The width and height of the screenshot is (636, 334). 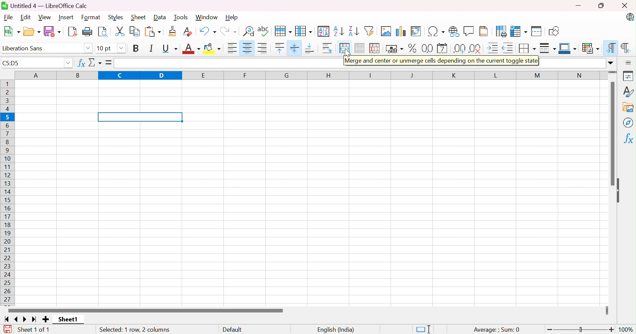 I want to click on Sidebar Settings, so click(x=628, y=62).